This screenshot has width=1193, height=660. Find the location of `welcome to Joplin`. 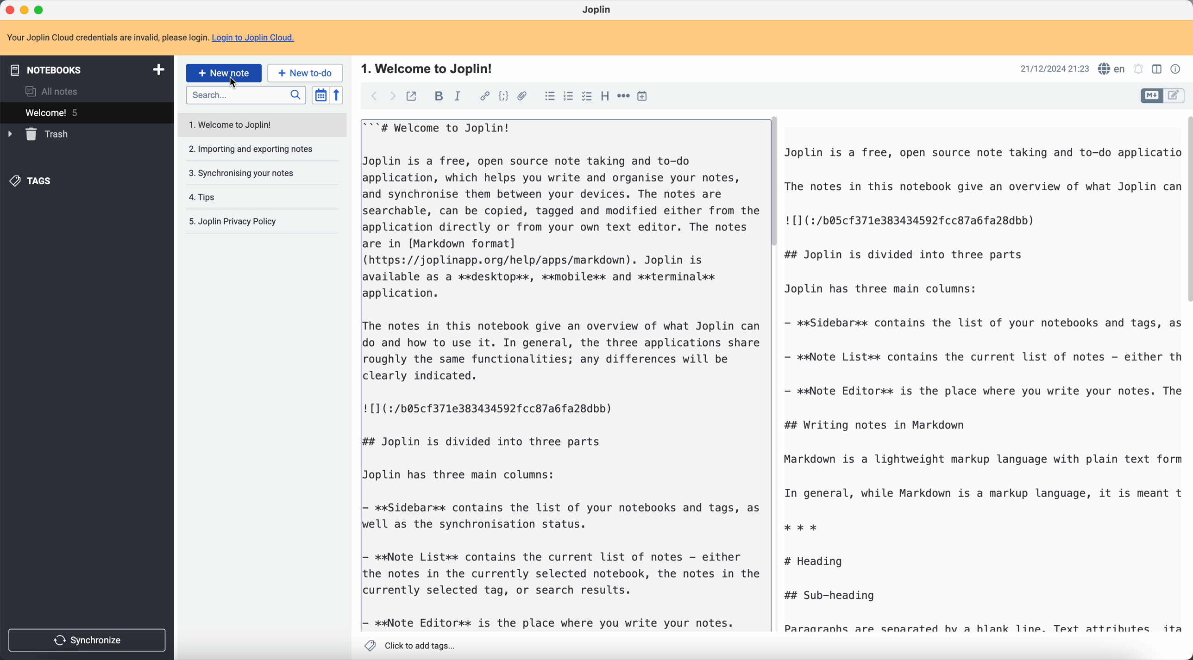

welcome to Joplin is located at coordinates (237, 126).